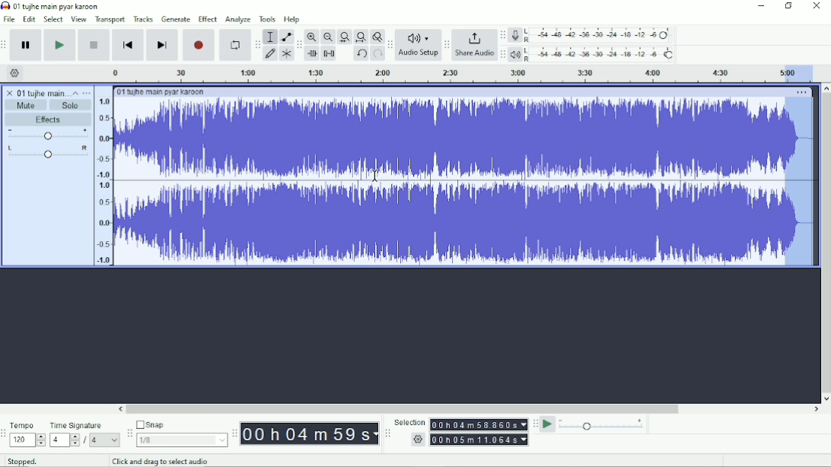 The image size is (831, 467). What do you see at coordinates (377, 52) in the screenshot?
I see `Redo` at bounding box center [377, 52].